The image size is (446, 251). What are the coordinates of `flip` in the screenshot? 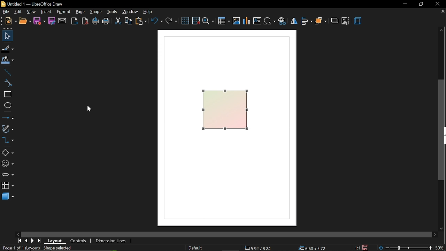 It's located at (294, 22).